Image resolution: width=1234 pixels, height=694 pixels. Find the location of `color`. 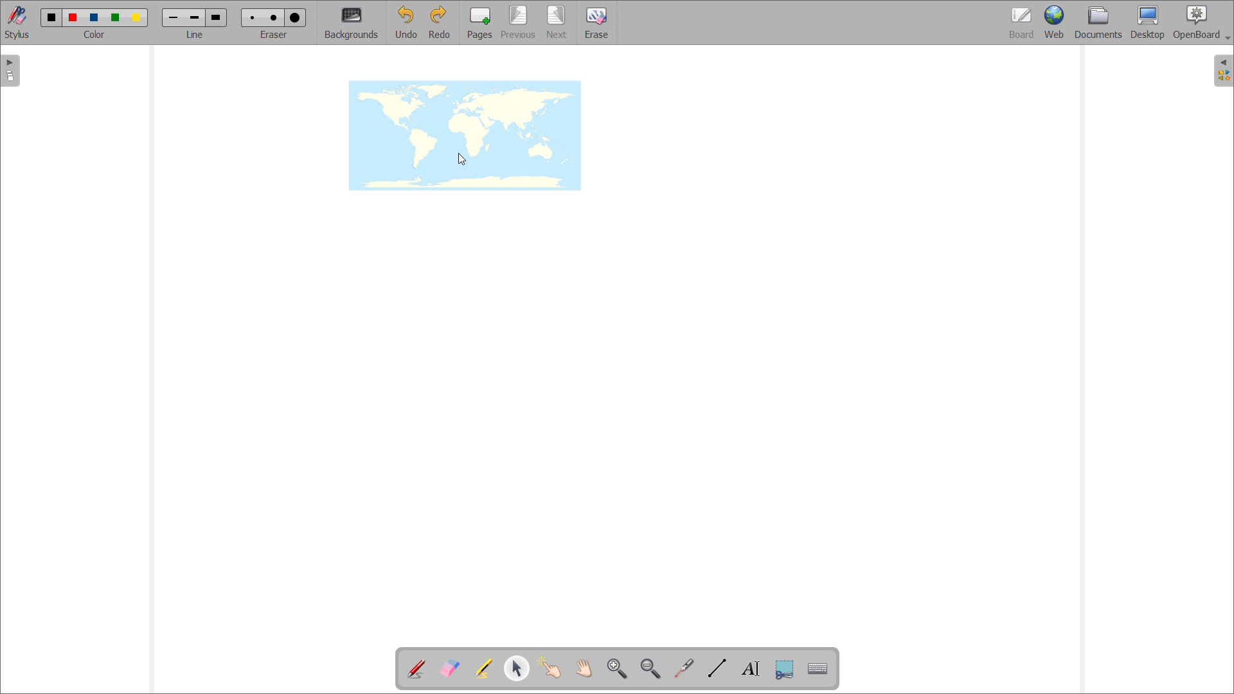

color is located at coordinates (96, 35).